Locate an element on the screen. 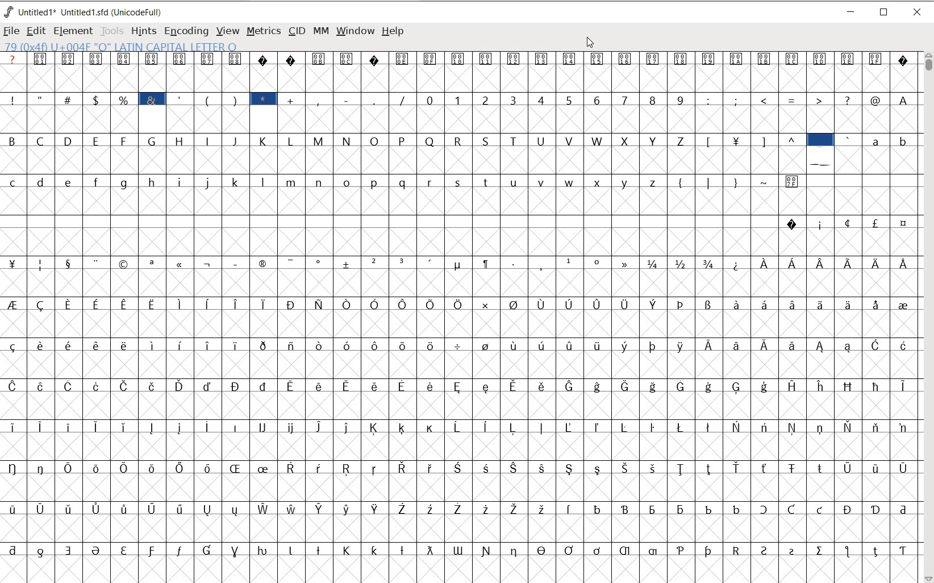 Image resolution: width=934 pixels, height=583 pixels. CURSOR is located at coordinates (590, 43).